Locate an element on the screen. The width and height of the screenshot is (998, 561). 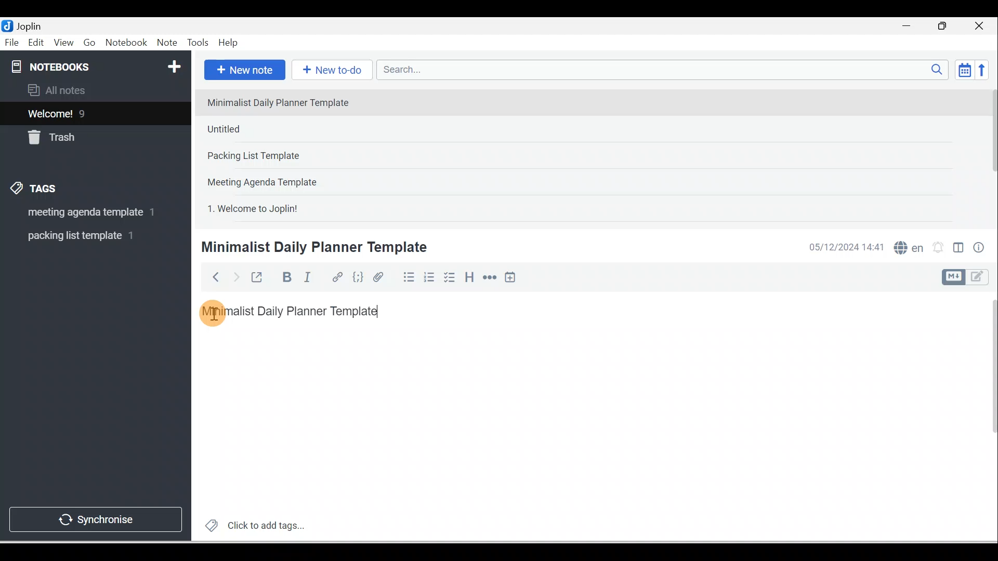
Note 2 is located at coordinates (275, 129).